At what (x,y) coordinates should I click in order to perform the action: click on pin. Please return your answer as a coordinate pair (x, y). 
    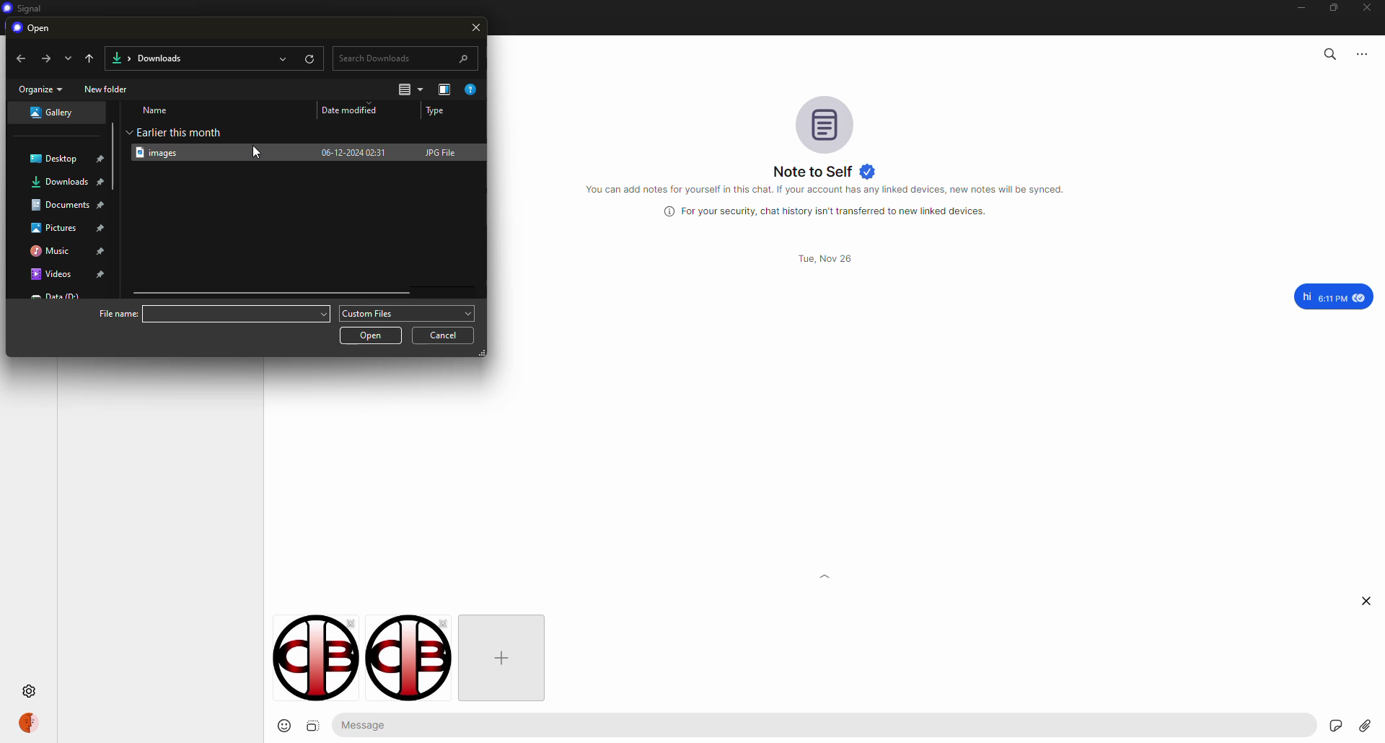
    Looking at the image, I should click on (102, 274).